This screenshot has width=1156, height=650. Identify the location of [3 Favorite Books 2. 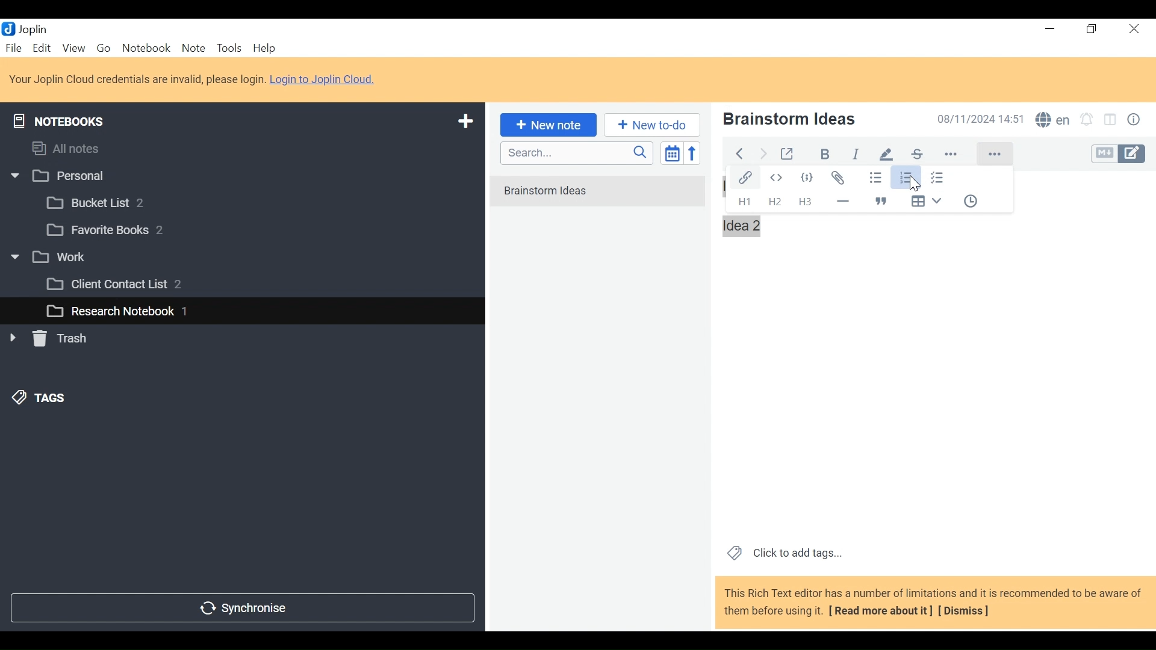
(115, 231).